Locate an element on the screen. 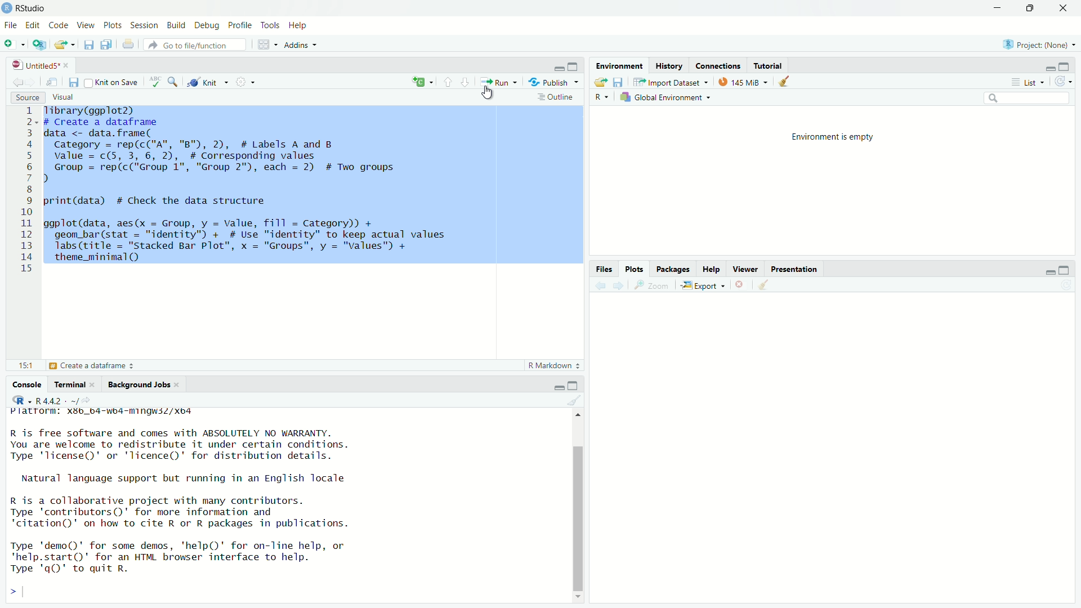  Minimize is located at coordinates (1048, 68).